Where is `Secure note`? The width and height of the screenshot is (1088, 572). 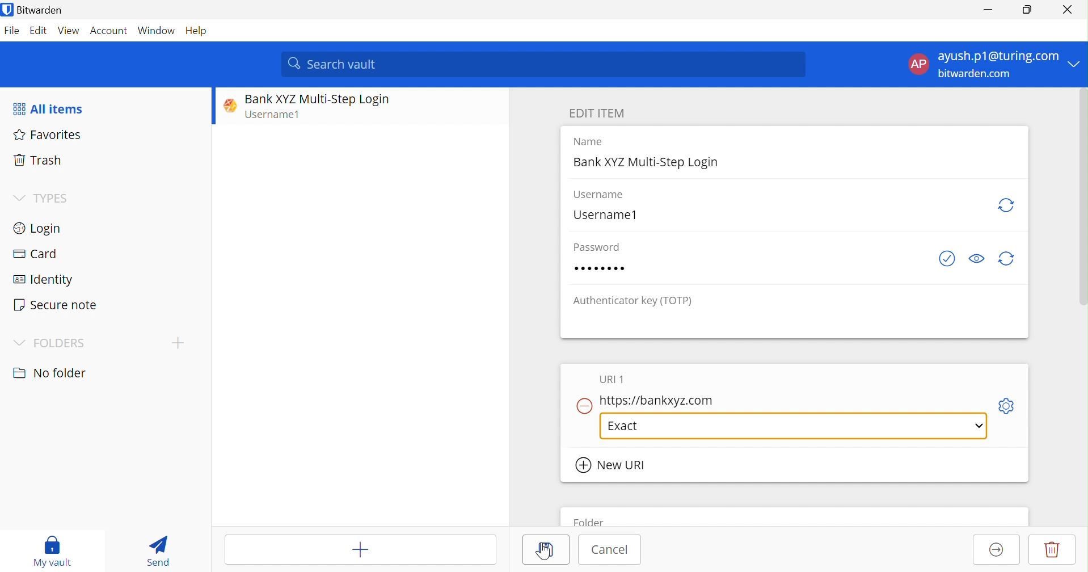 Secure note is located at coordinates (56, 305).